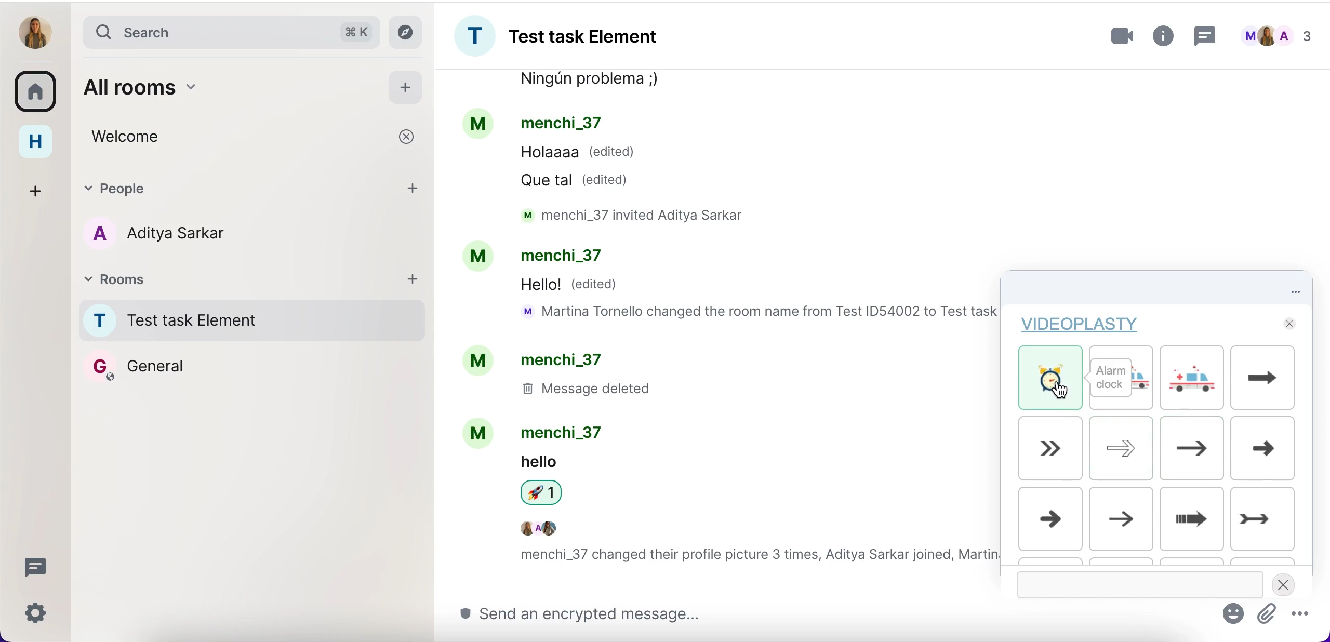 The height and width of the screenshot is (642, 1330). I want to click on gif4, so click(1265, 379).